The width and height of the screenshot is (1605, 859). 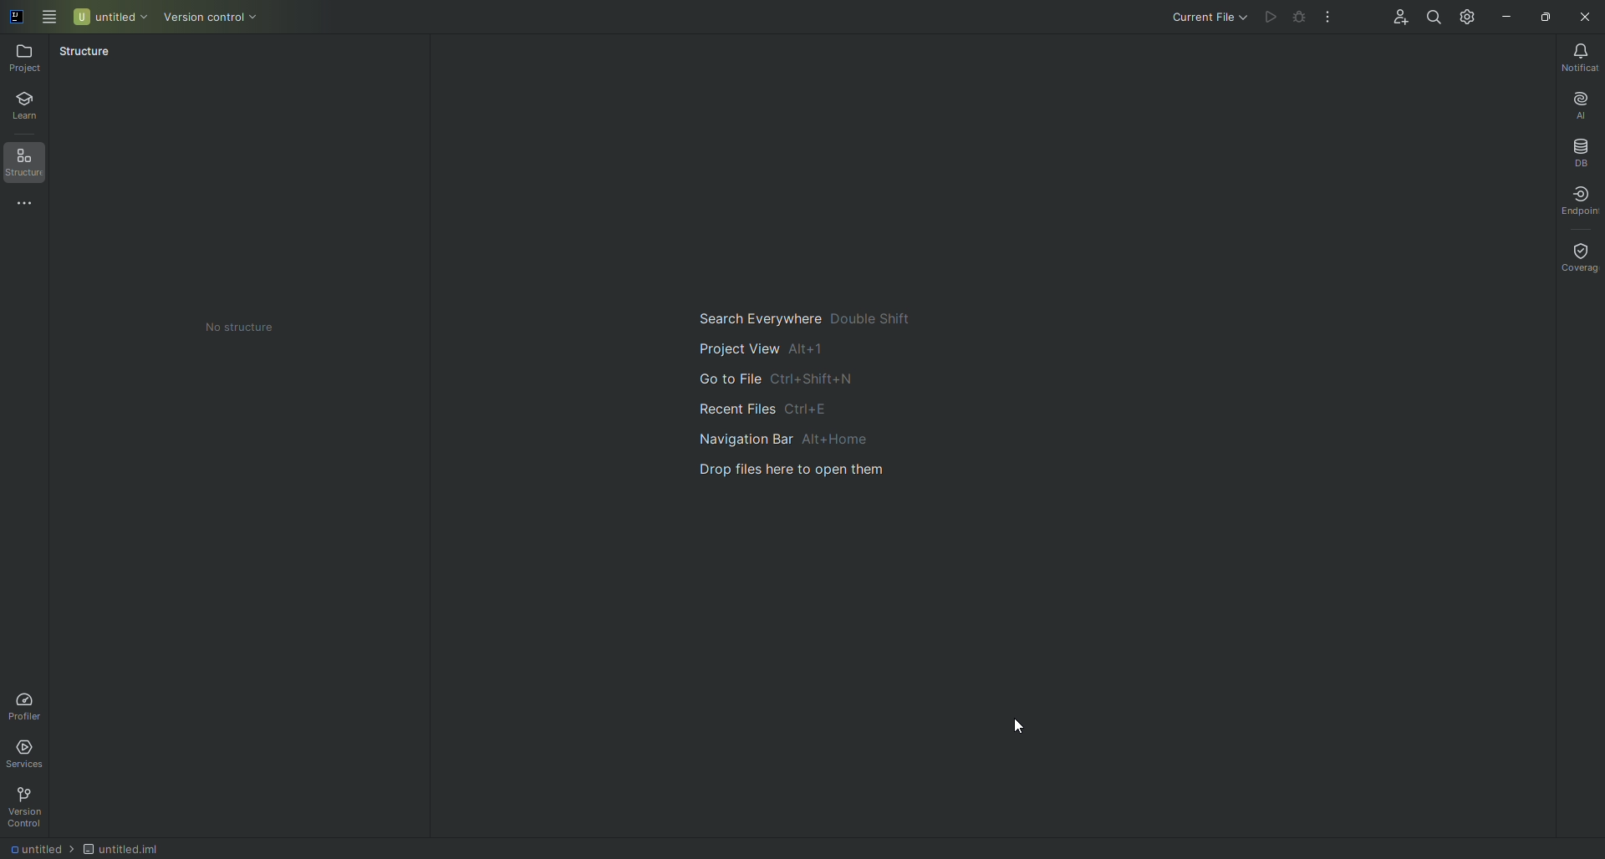 I want to click on Services, so click(x=26, y=756).